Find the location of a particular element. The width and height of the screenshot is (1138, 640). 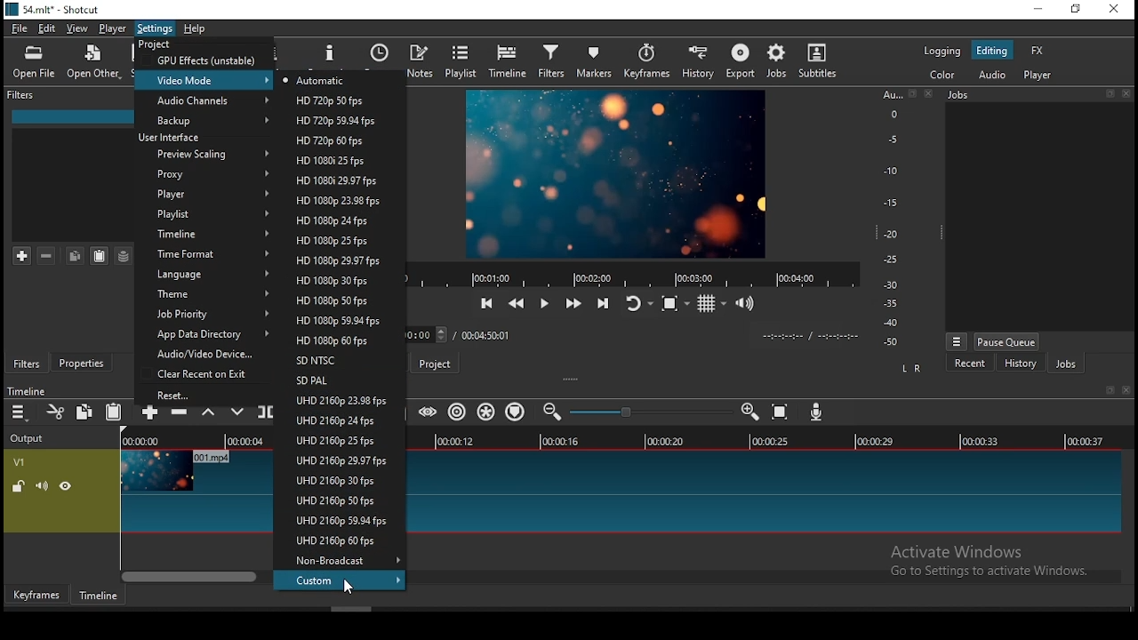

V1 is located at coordinates (18, 462).